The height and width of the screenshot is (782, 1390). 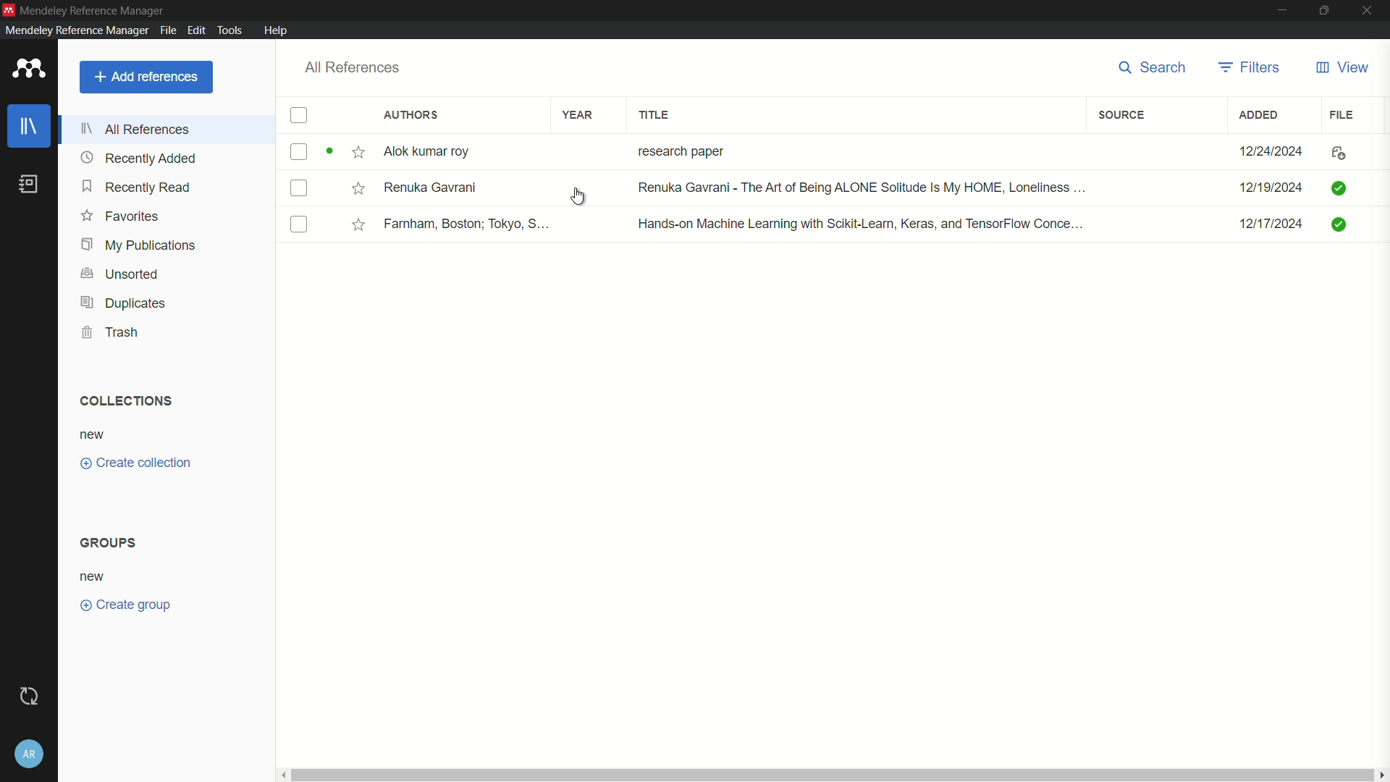 I want to click on maximize, so click(x=1322, y=11).